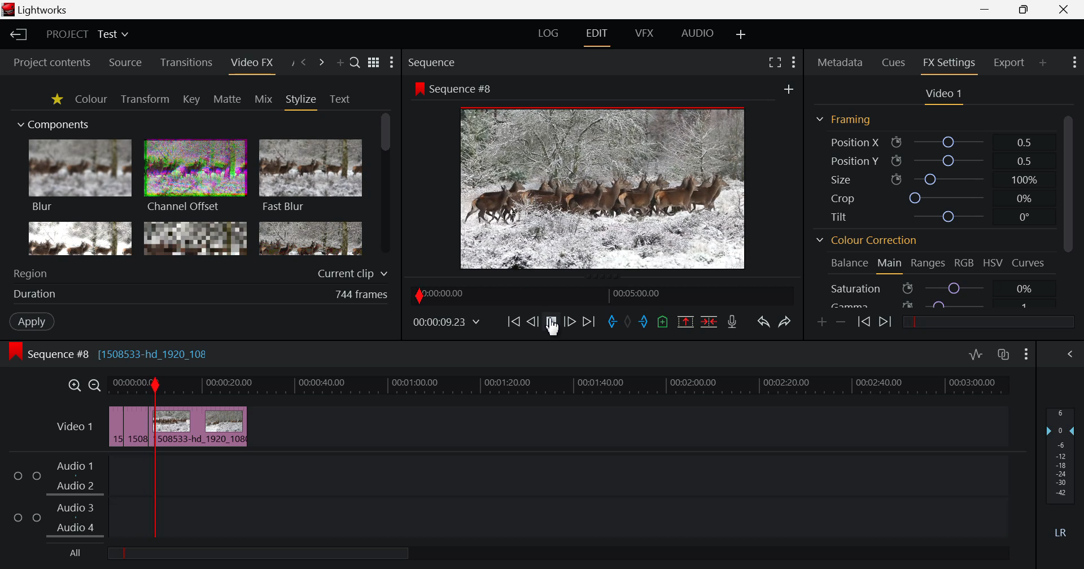 Image resolution: width=1084 pixels, height=569 pixels. I want to click on Mix, so click(264, 99).